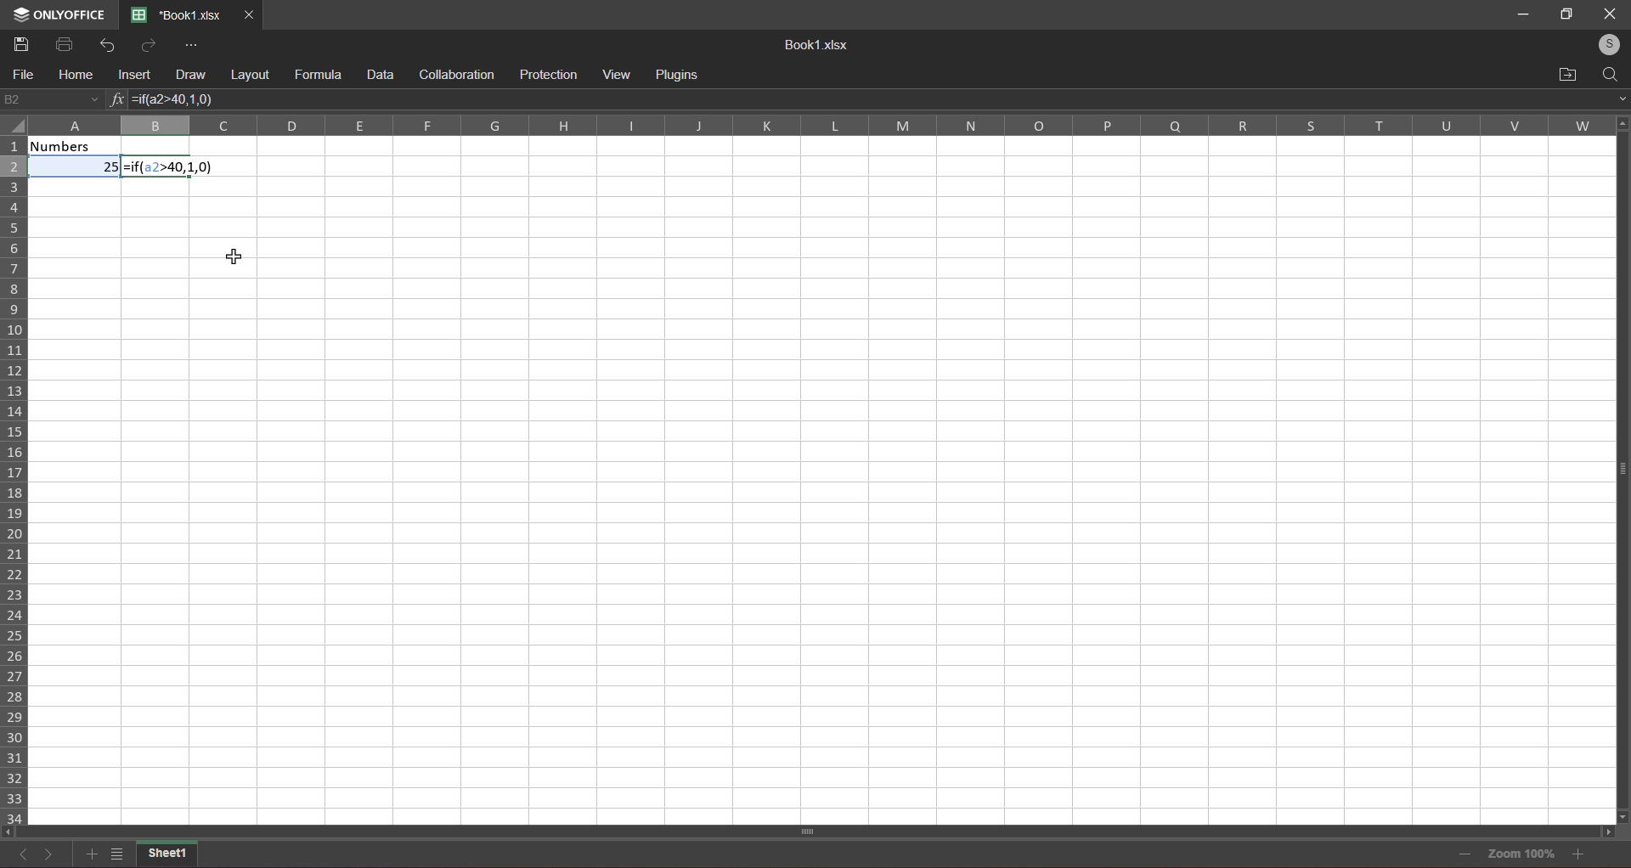  I want to click on formula, so click(316, 75).